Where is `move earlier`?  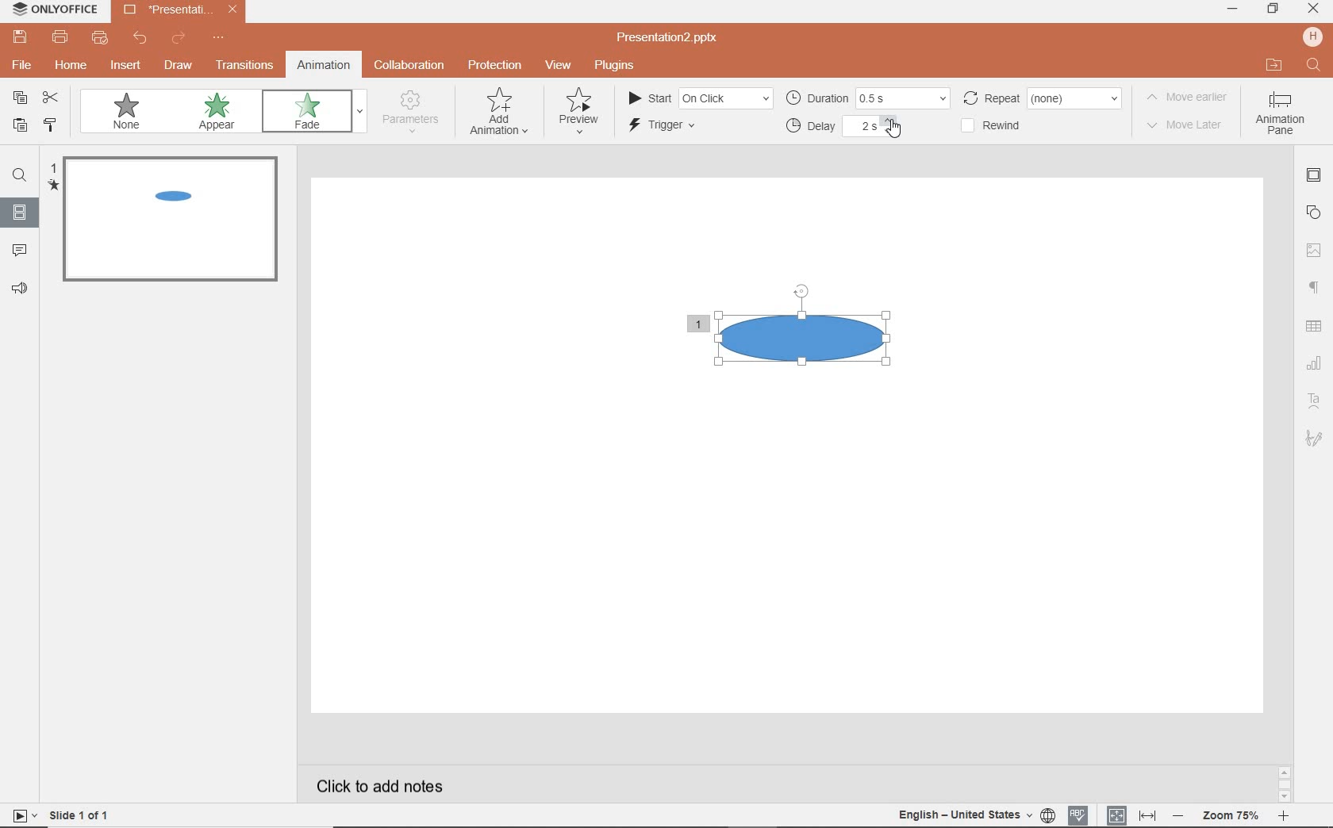 move earlier is located at coordinates (1189, 98).